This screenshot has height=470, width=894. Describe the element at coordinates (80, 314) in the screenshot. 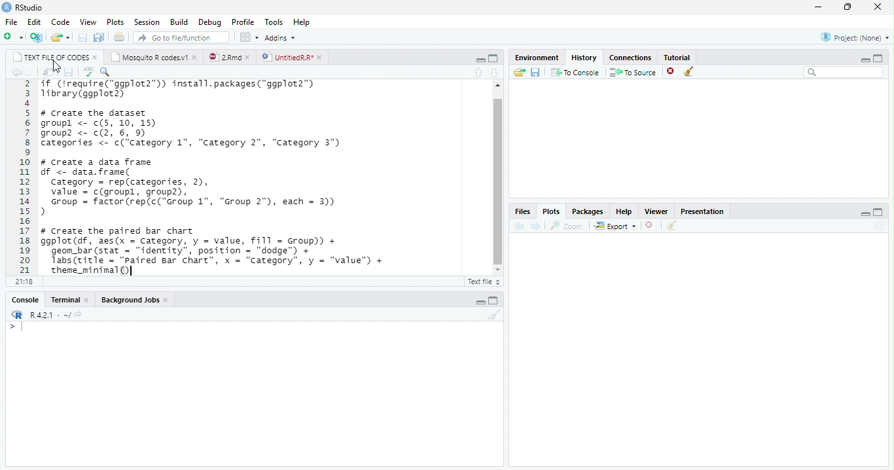

I see `share icon` at that location.